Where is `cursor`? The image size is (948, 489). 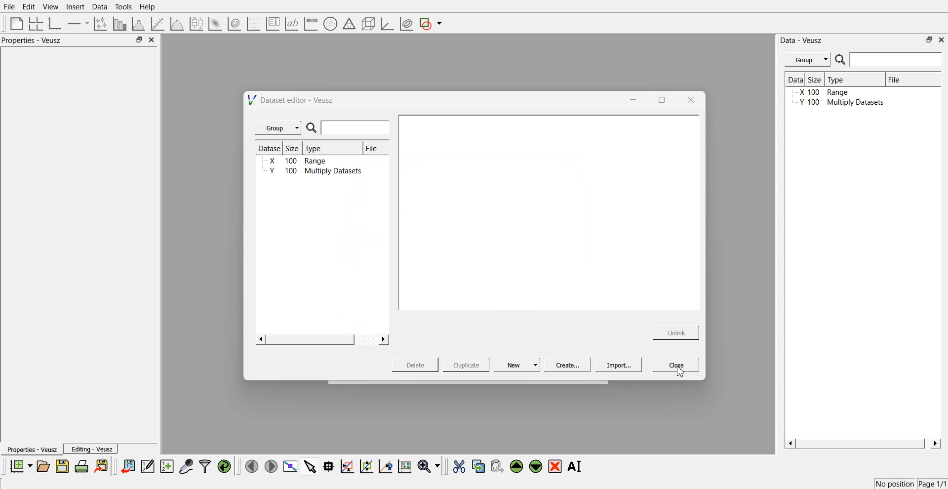
cursor is located at coordinates (681, 372).